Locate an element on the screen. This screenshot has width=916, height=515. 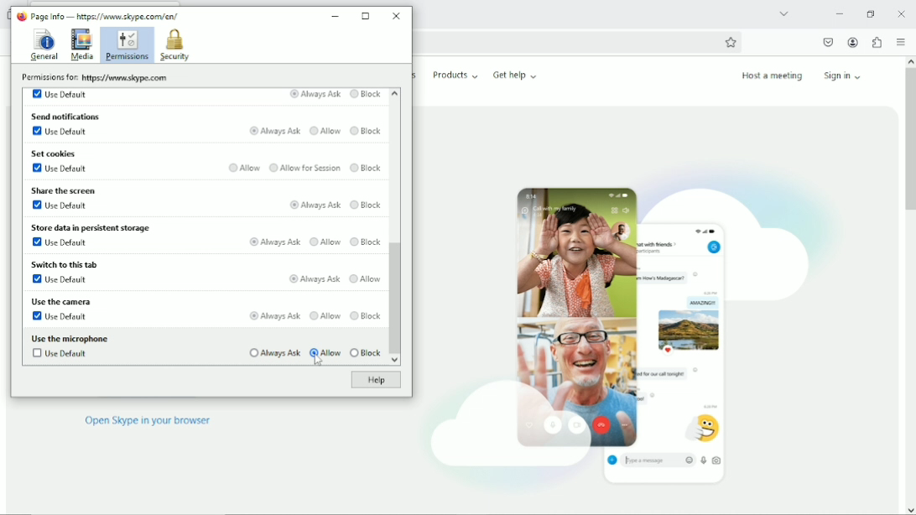
Vertical scrollbar is located at coordinates (395, 299).